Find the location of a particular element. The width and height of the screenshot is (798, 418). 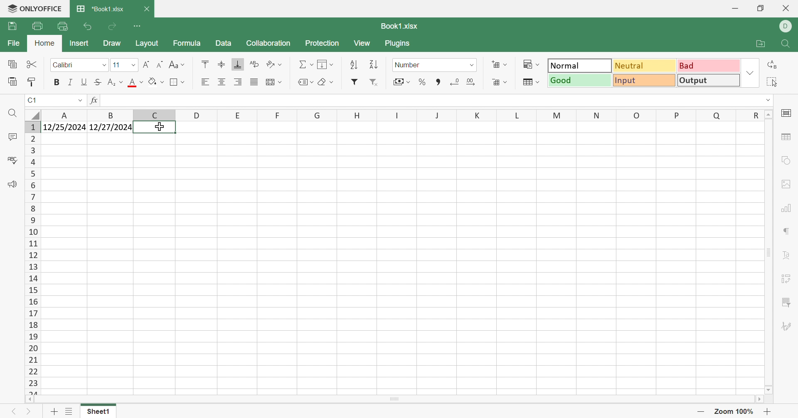

Strikethrough is located at coordinates (98, 82).